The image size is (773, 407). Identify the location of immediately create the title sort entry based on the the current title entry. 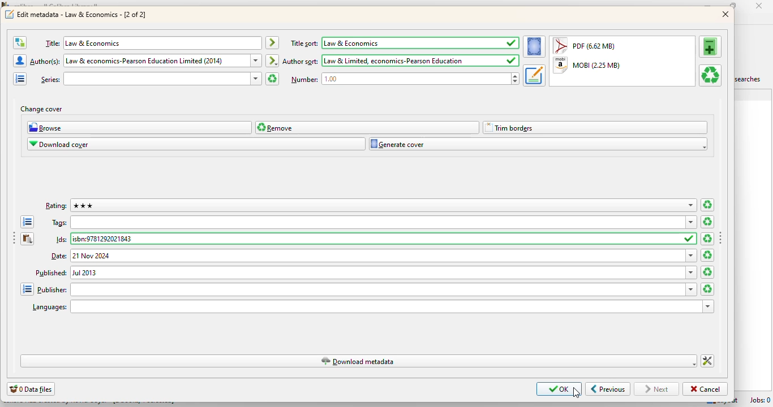
(272, 43).